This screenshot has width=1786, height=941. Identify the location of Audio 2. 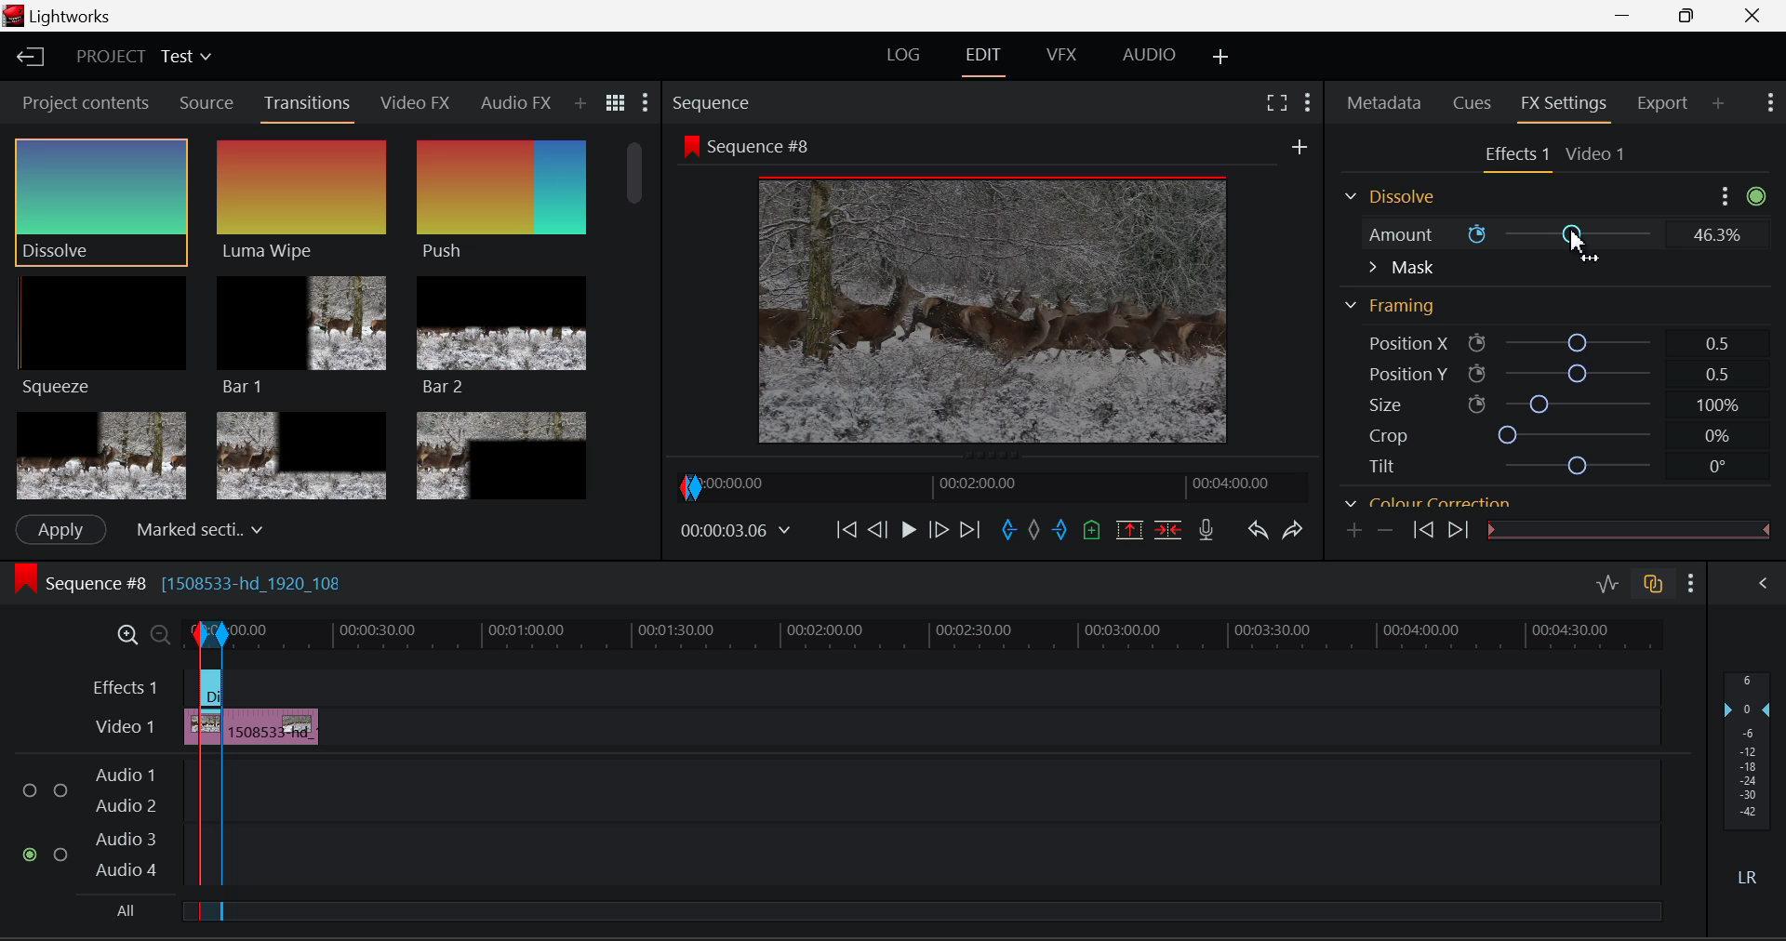
(125, 802).